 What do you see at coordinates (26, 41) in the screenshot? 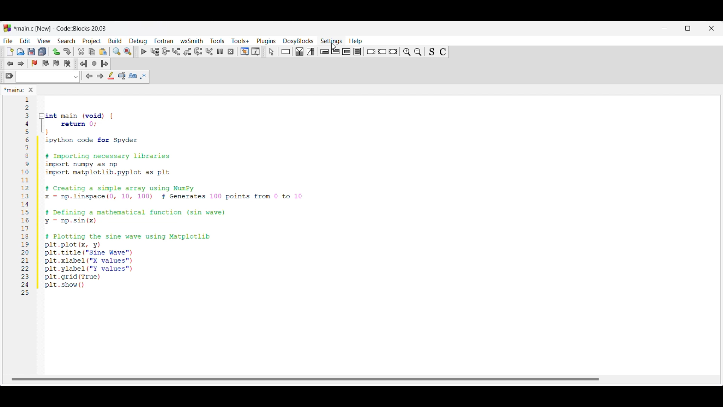
I see `Edit menu` at bounding box center [26, 41].